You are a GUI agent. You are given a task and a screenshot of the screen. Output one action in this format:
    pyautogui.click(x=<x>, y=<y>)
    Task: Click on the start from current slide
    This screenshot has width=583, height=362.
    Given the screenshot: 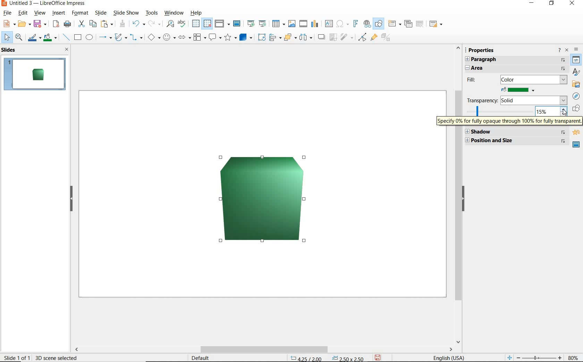 What is the action you would take?
    pyautogui.click(x=263, y=24)
    